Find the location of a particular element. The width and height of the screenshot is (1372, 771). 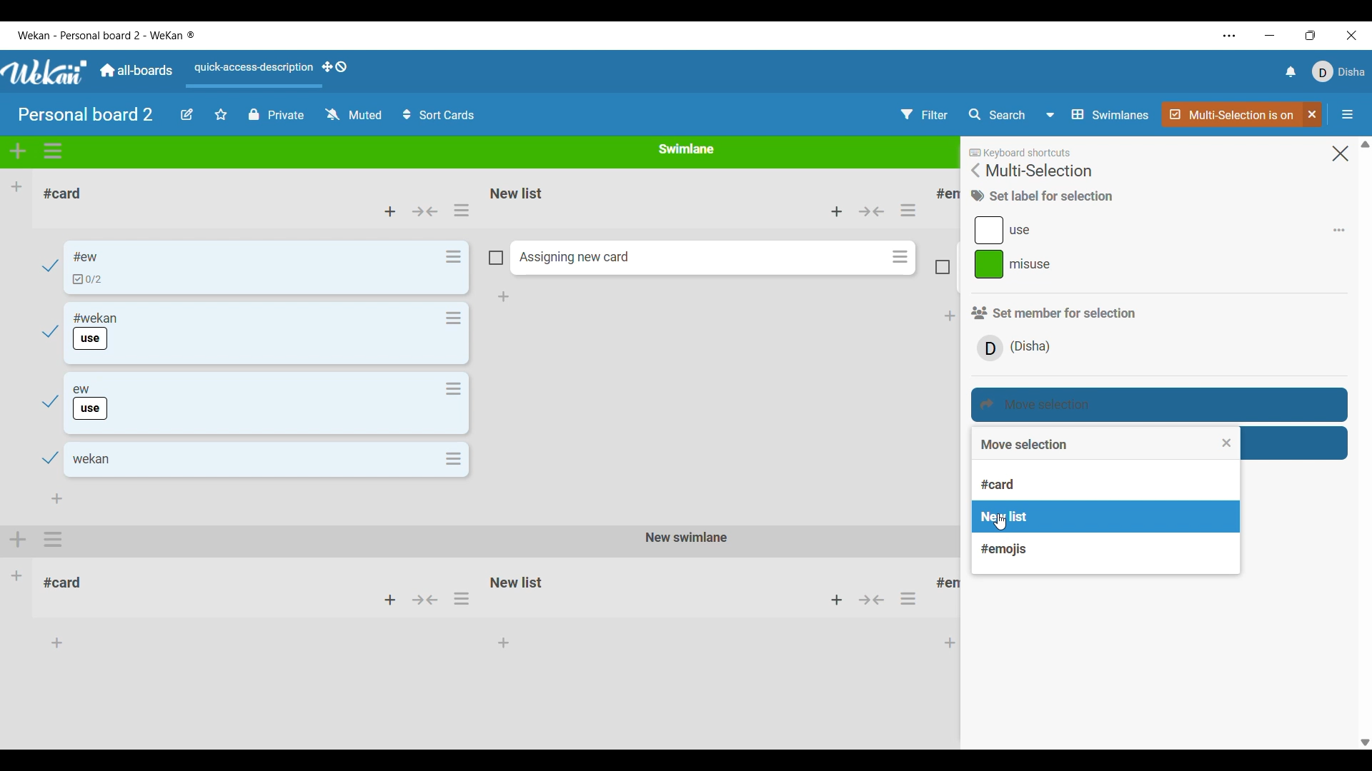

Show desktop drag handles is located at coordinates (334, 67).